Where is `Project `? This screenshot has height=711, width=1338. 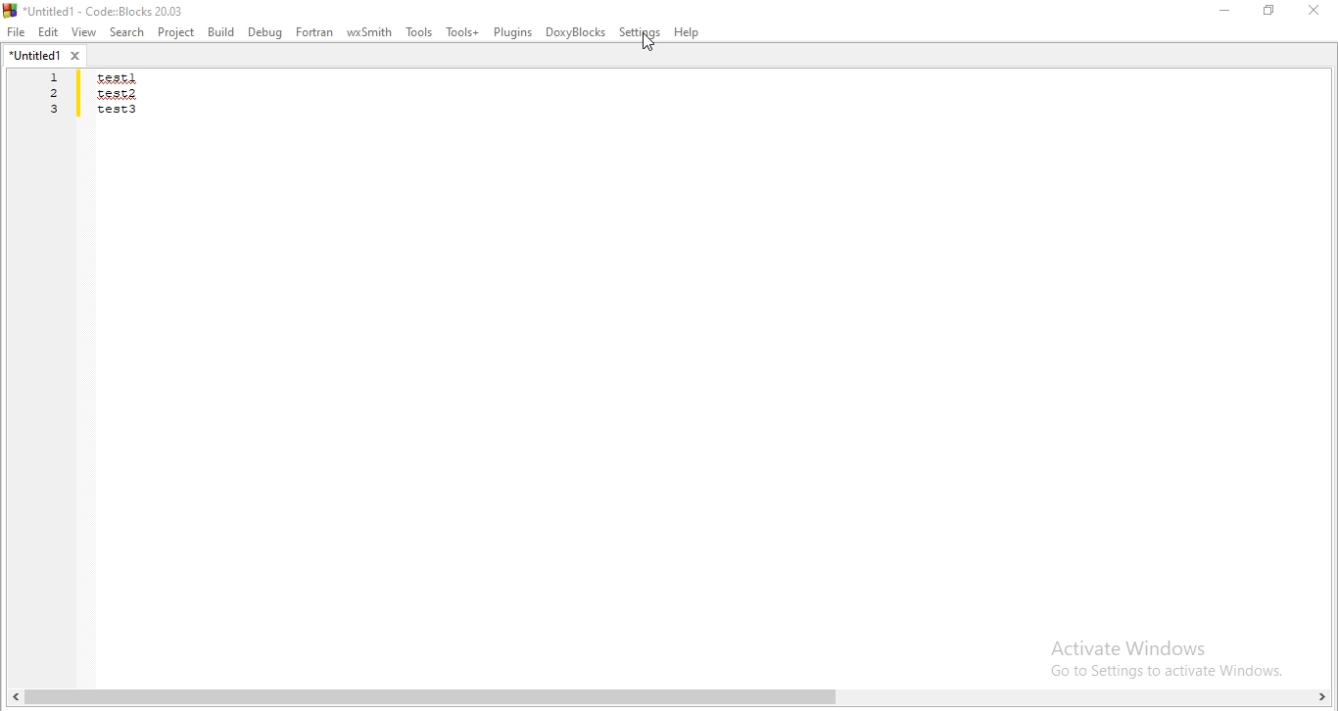 Project  is located at coordinates (176, 33).